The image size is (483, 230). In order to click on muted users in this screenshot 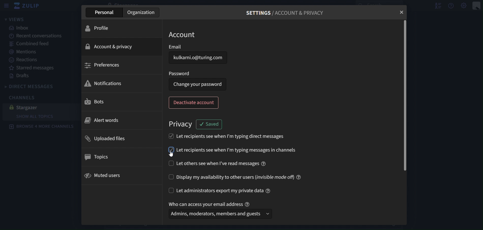, I will do `click(103, 175)`.